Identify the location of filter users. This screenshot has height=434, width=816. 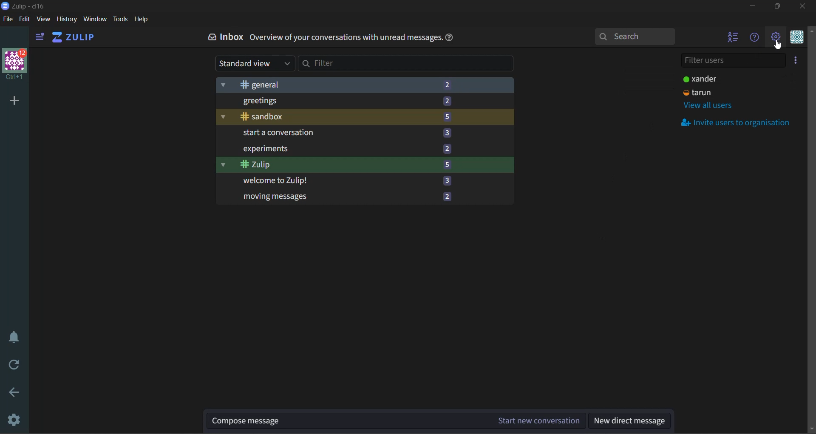
(732, 61).